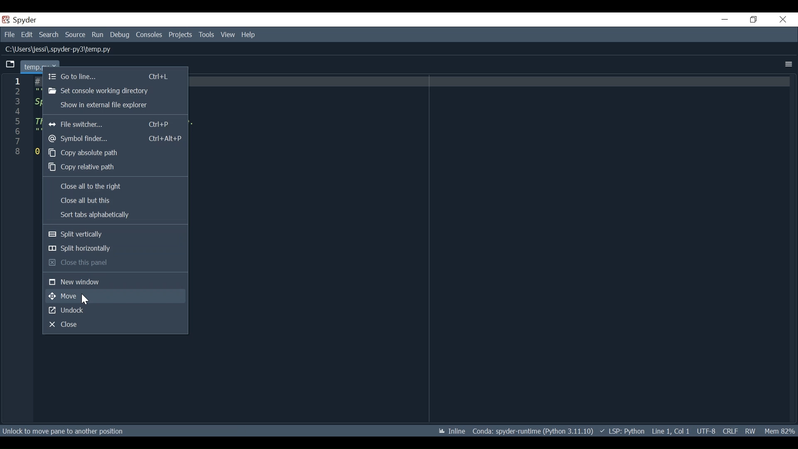 The height and width of the screenshot is (449, 798). What do you see at coordinates (180, 35) in the screenshot?
I see `Projects` at bounding box center [180, 35].